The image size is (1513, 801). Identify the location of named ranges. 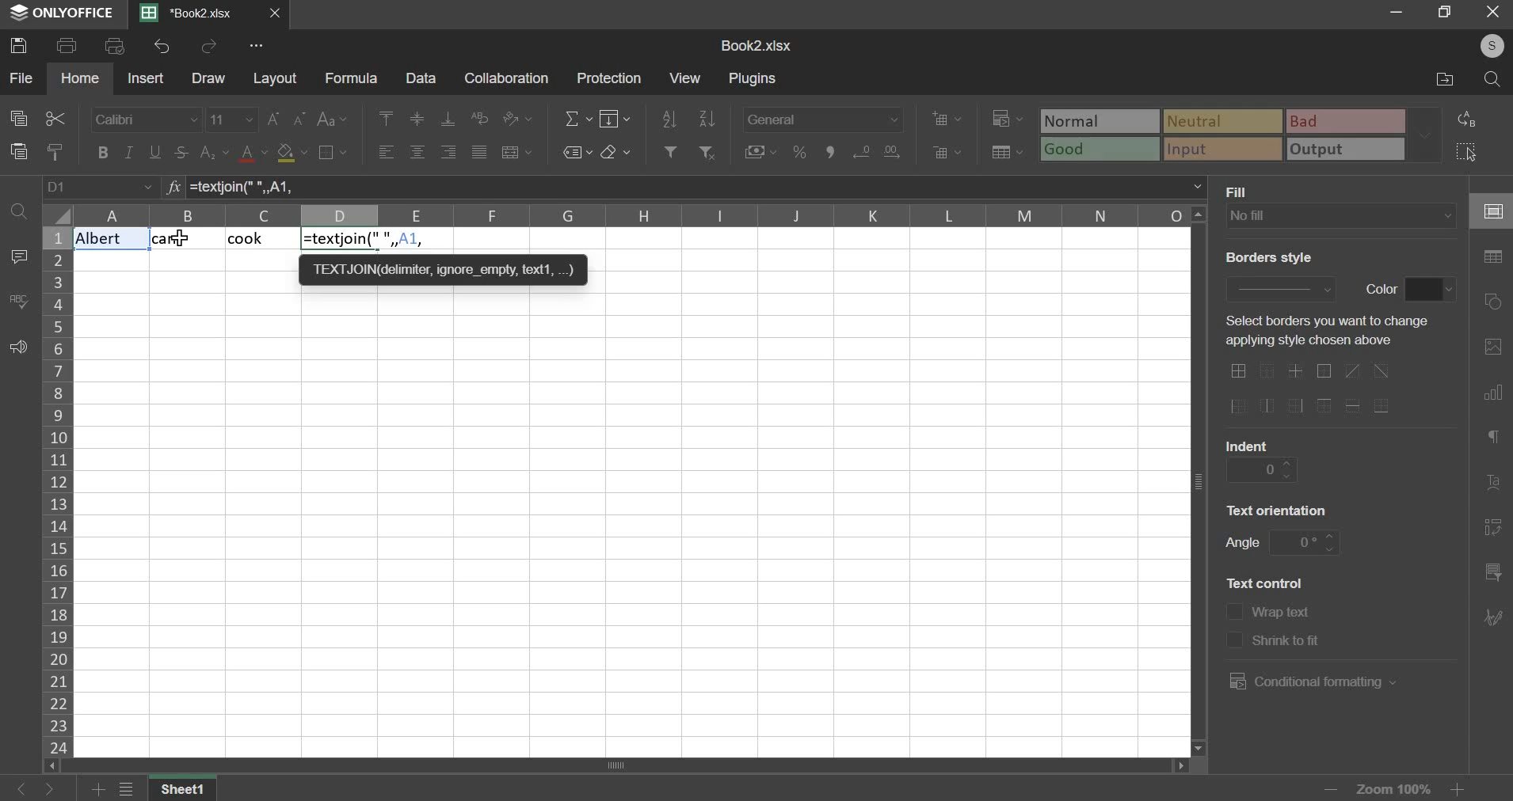
(576, 152).